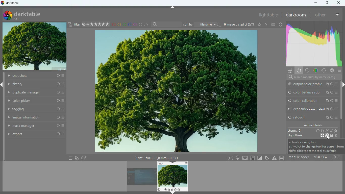 The width and height of the screenshot is (345, 194). What do you see at coordinates (327, 3) in the screenshot?
I see `maximize` at bounding box center [327, 3].